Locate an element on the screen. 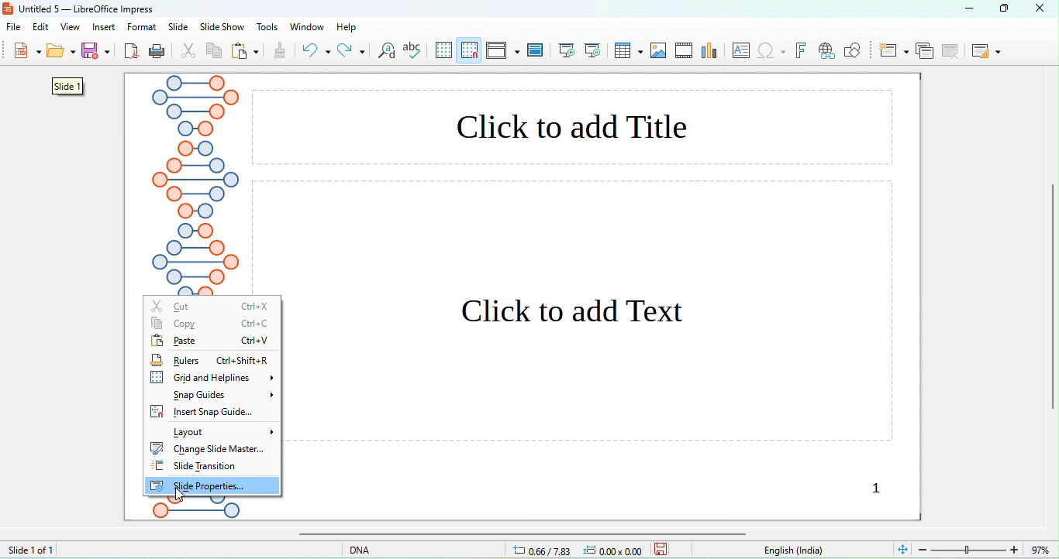  slide1 dialog box is located at coordinates (65, 87).